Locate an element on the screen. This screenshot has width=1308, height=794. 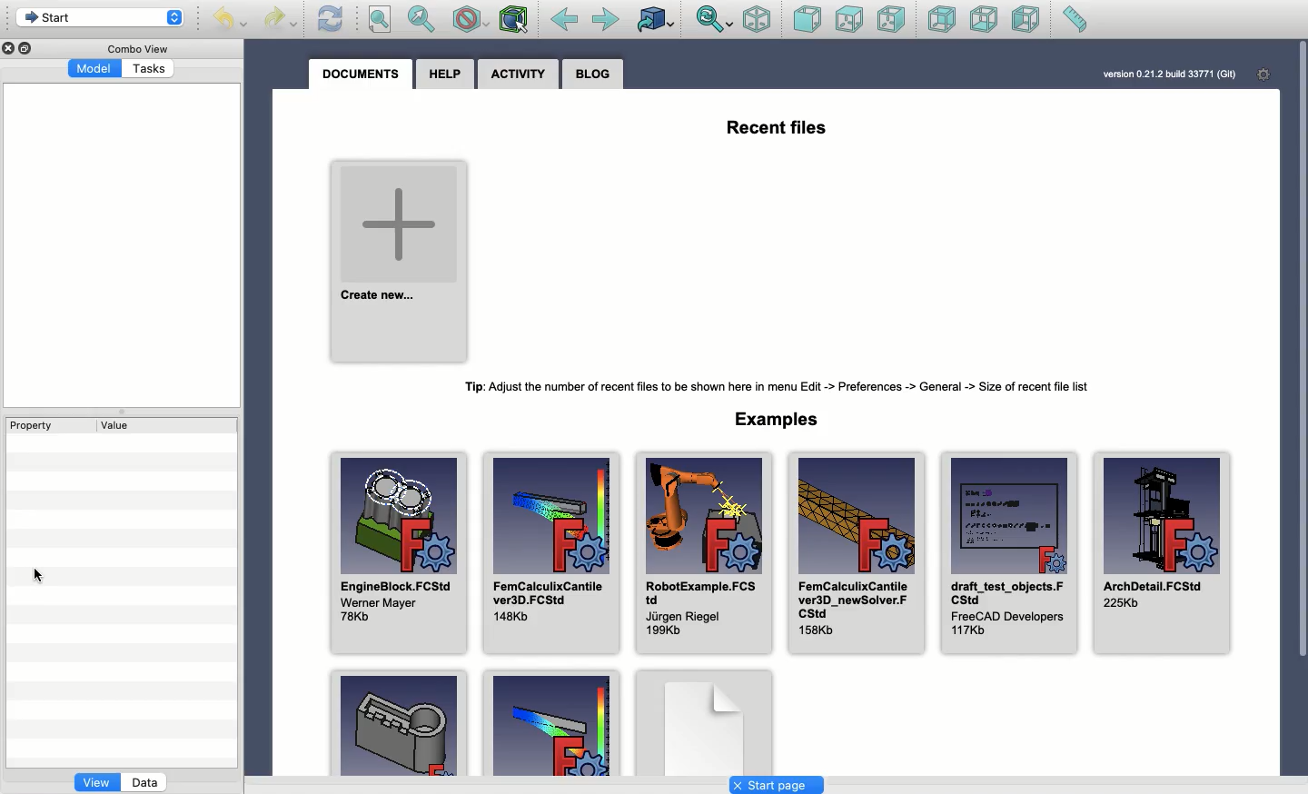
draft_test_objects.FCStd FreeCAD Developers 117Kb is located at coordinates (1010, 553).